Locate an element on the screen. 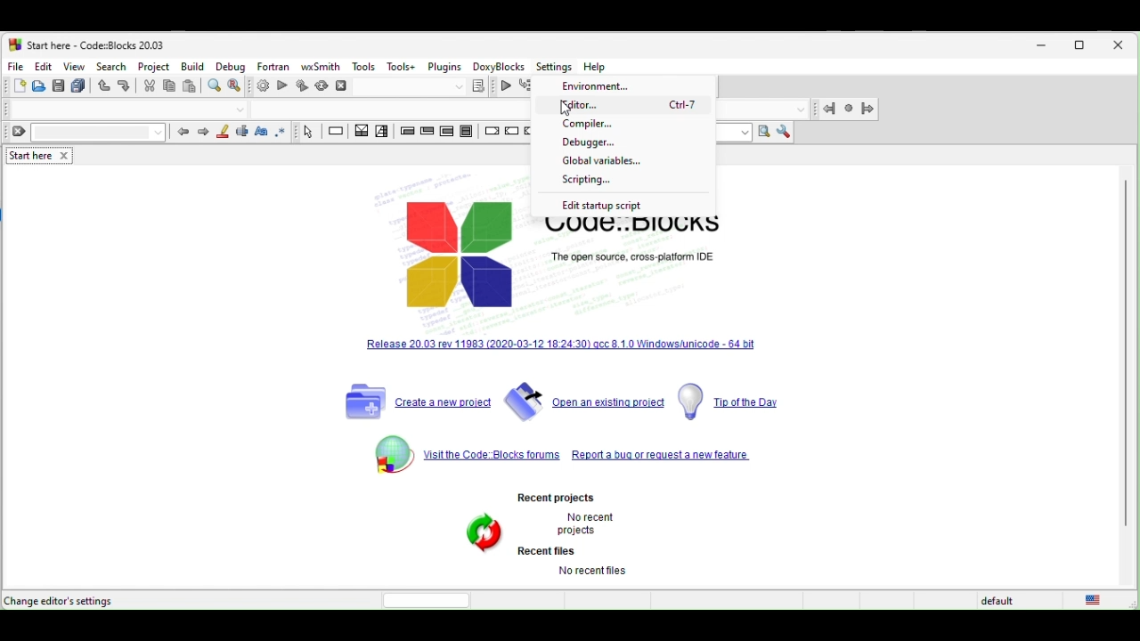 The height and width of the screenshot is (641, 1140). save everything is located at coordinates (80, 86).